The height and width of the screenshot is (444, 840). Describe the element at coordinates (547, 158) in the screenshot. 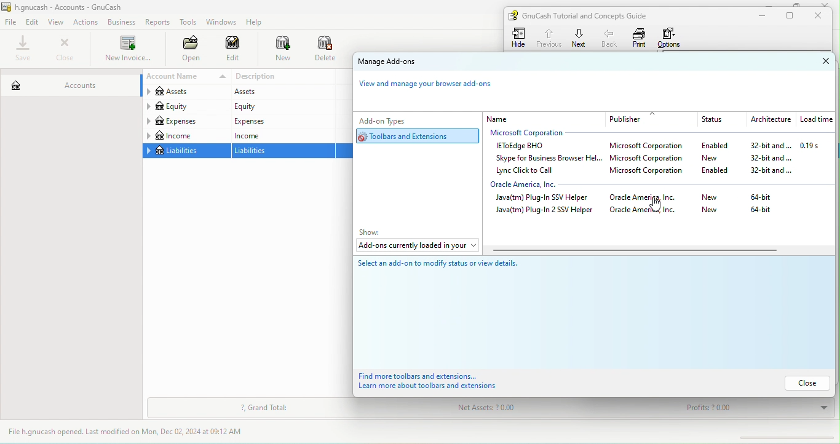

I see `skype for business browser hel` at that location.